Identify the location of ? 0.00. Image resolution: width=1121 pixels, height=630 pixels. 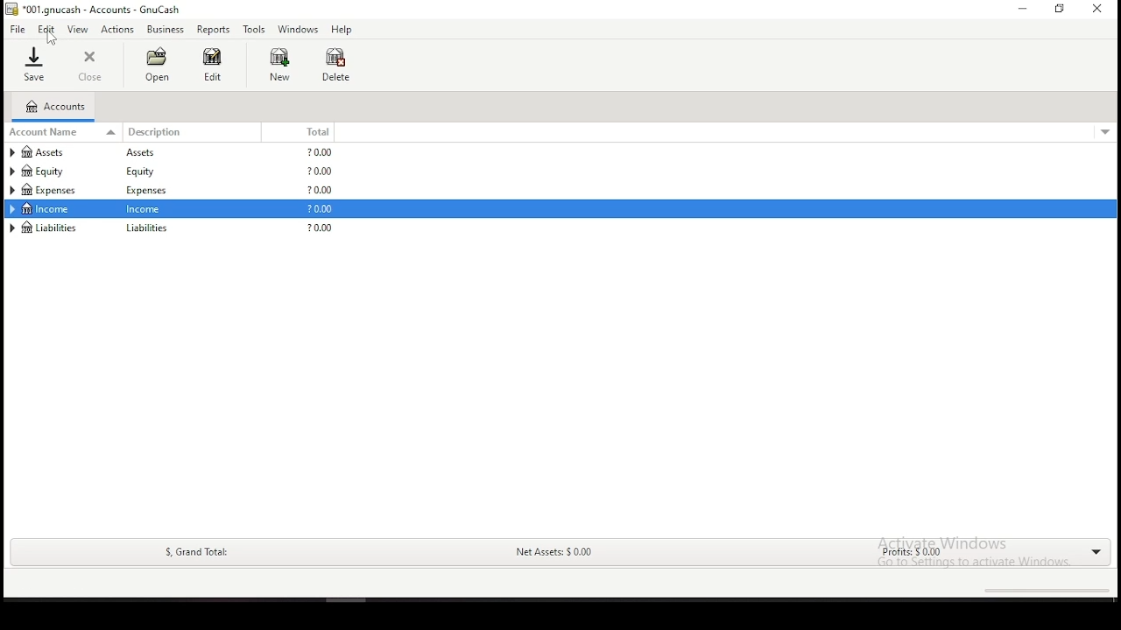
(320, 172).